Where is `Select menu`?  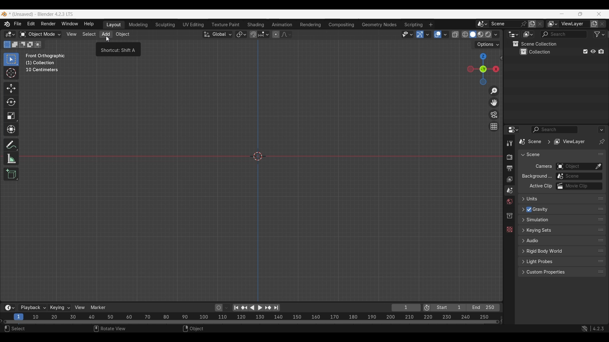
Select menu is located at coordinates (89, 35).